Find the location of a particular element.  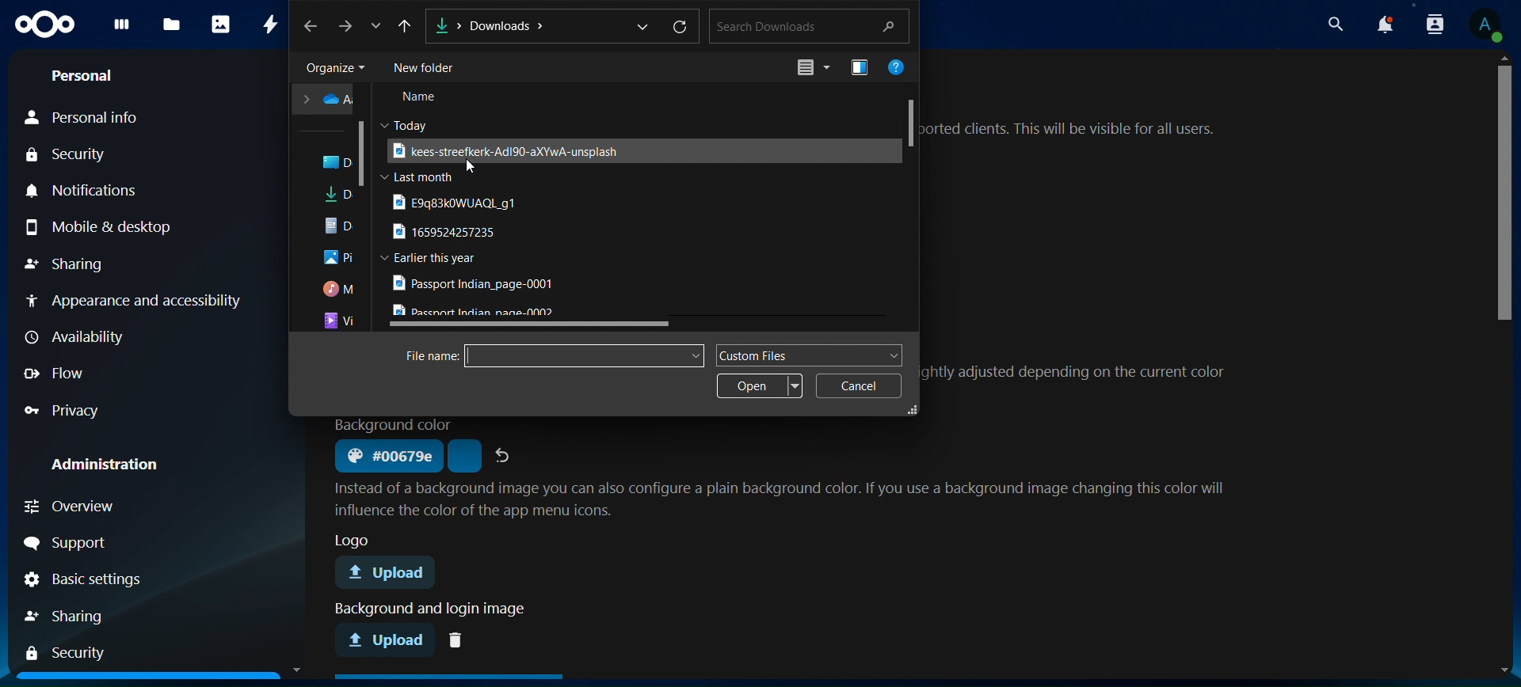

security is located at coordinates (72, 652).